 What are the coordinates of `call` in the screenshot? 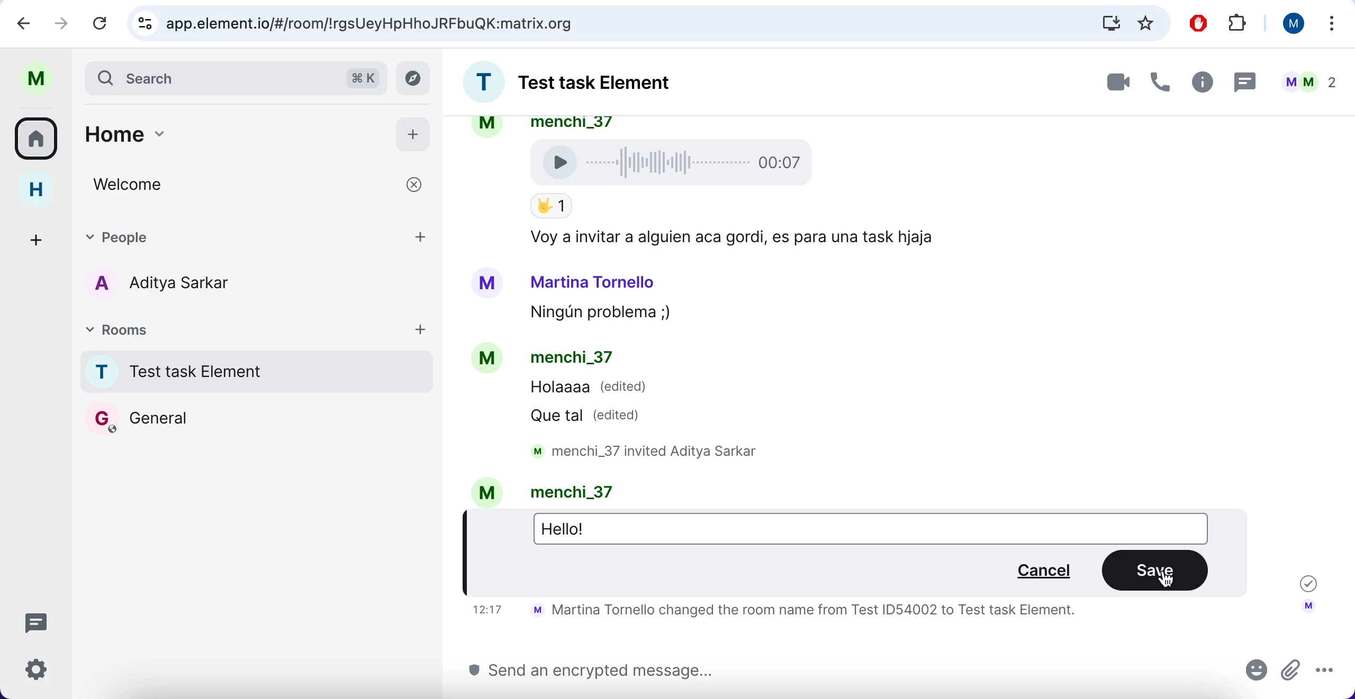 It's located at (1162, 84).